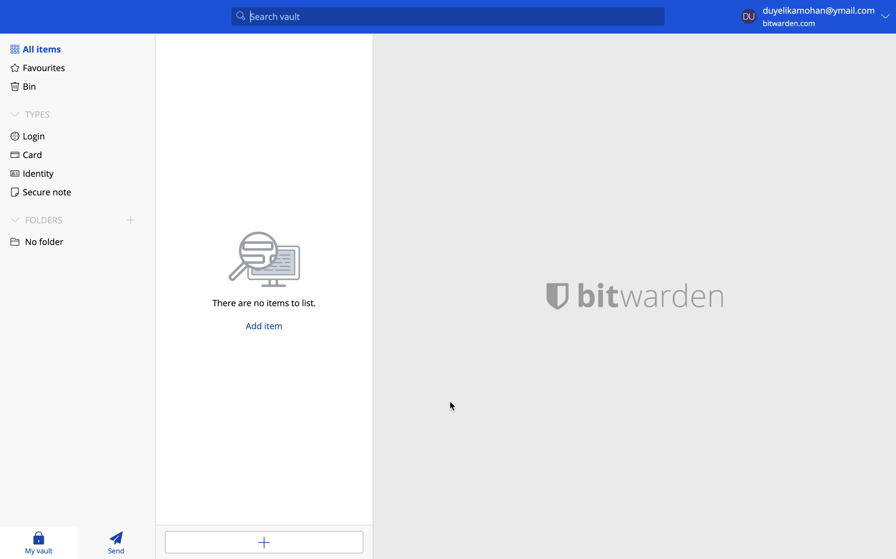 The width and height of the screenshot is (896, 559). Describe the element at coordinates (42, 70) in the screenshot. I see `favourites` at that location.